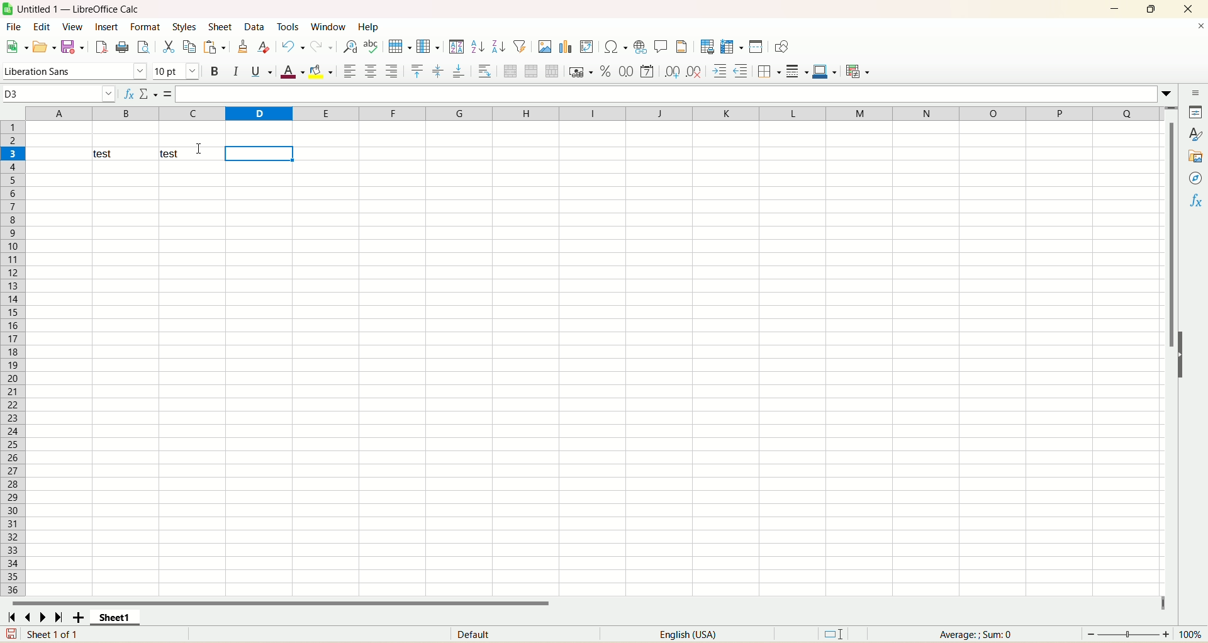 This screenshot has height=643, width=1208. I want to click on unmerge, so click(552, 71).